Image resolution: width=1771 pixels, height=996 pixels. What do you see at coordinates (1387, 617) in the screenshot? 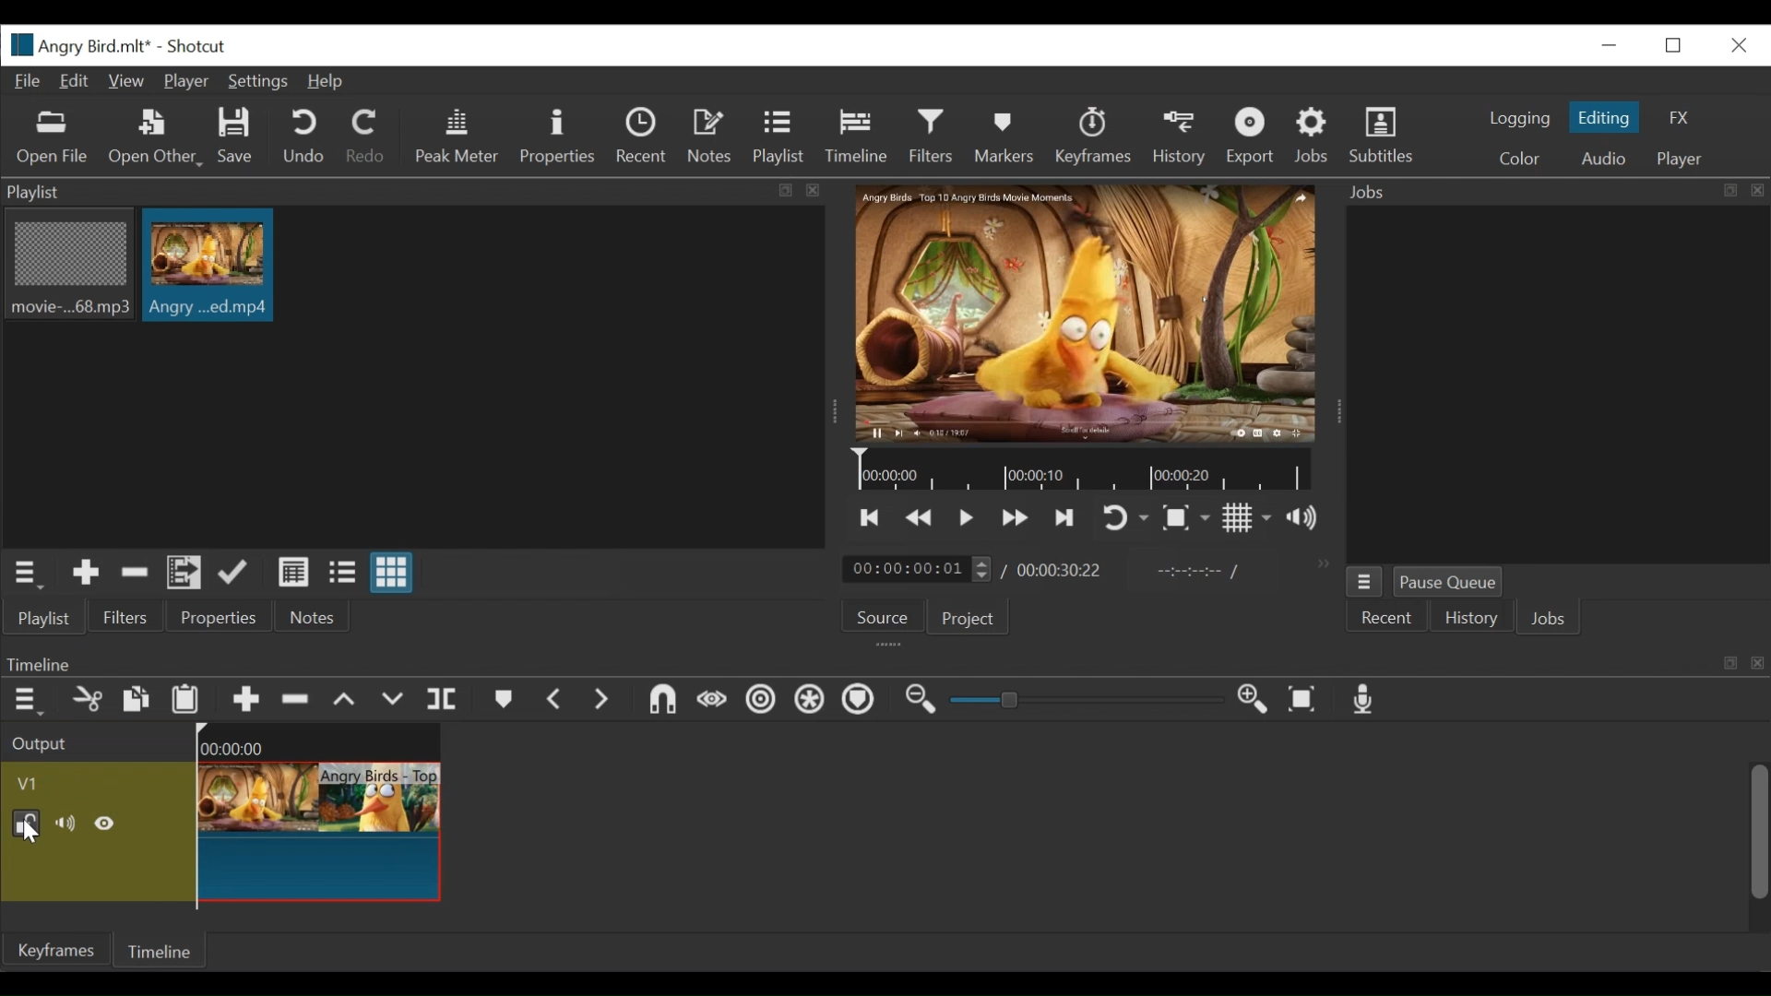
I see `Recent` at bounding box center [1387, 617].